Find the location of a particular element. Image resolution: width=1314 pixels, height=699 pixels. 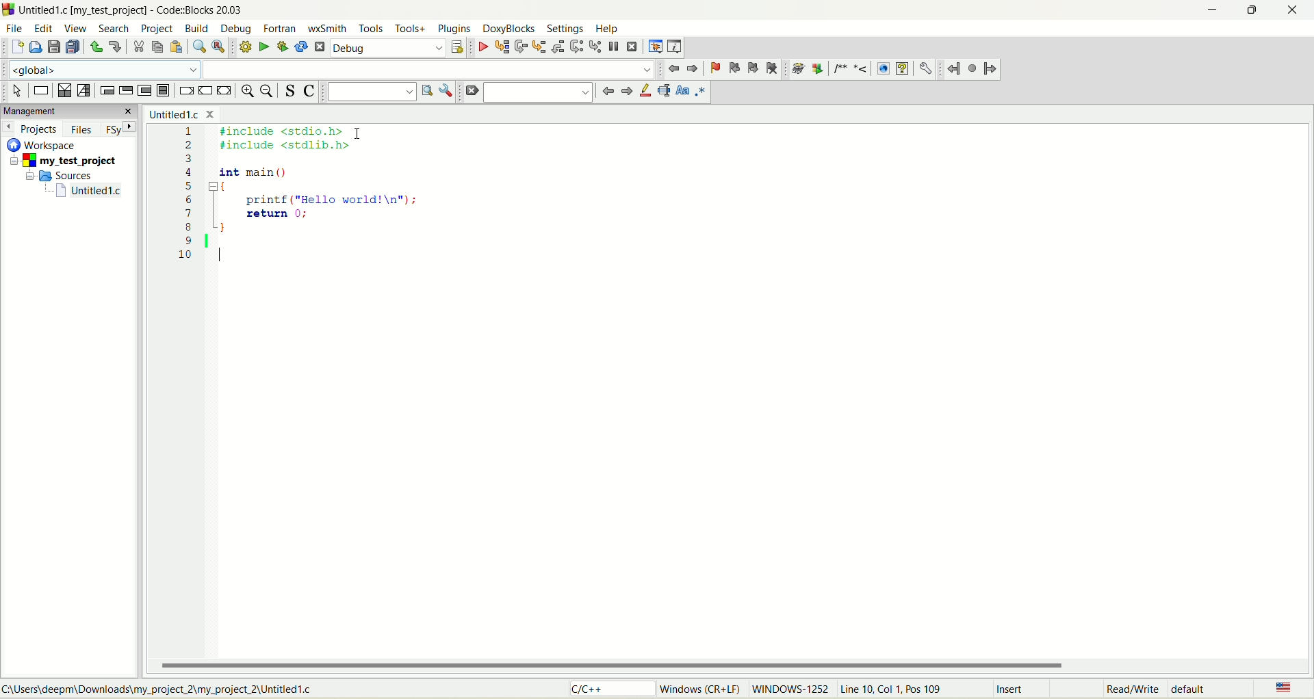

view is located at coordinates (76, 30).